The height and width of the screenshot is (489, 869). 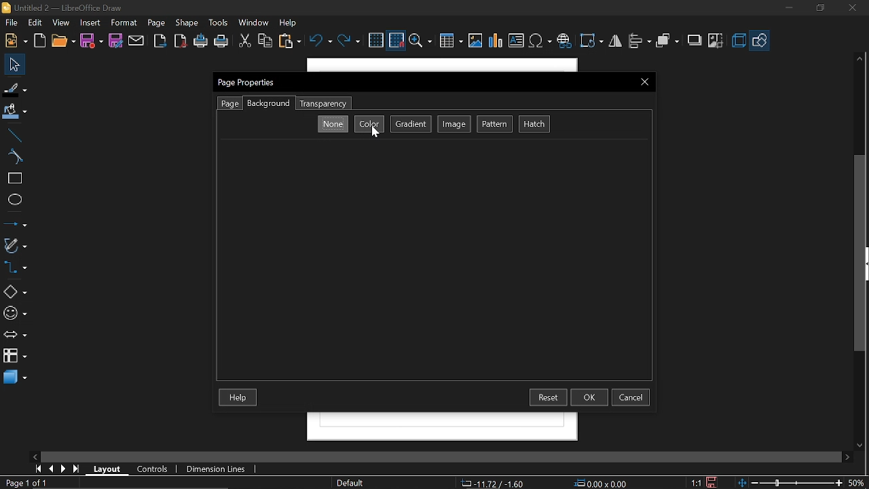 What do you see at coordinates (15, 247) in the screenshot?
I see `Curves and polygons` at bounding box center [15, 247].